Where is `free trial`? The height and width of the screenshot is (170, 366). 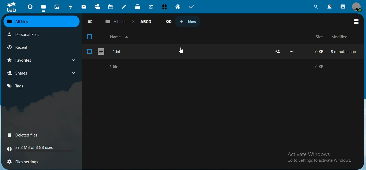
free trial is located at coordinates (165, 6).